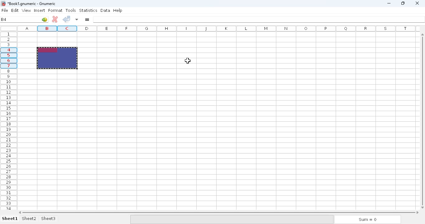 The height and width of the screenshot is (224, 425). I want to click on edit, so click(15, 10).